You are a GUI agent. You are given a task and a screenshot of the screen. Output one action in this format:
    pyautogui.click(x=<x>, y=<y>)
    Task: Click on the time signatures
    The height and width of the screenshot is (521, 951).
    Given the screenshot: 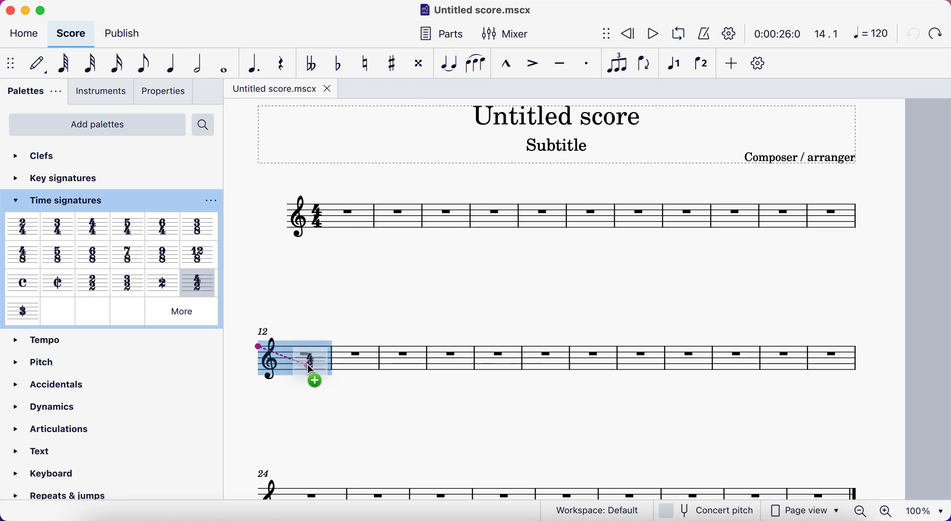 What is the action you would take?
    pyautogui.click(x=68, y=203)
    